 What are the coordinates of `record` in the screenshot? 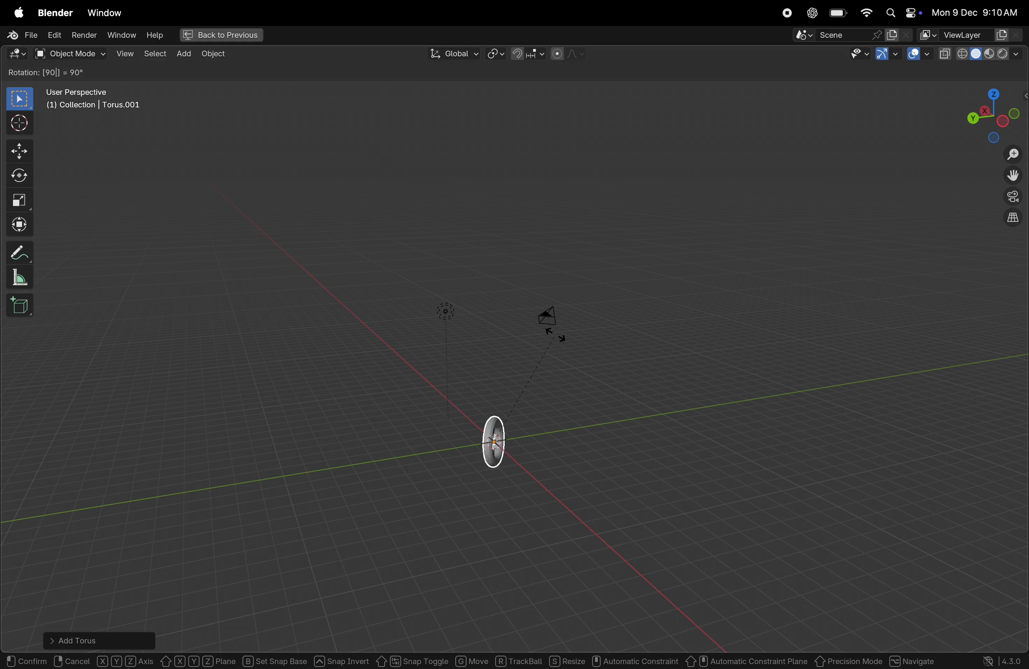 It's located at (784, 13).